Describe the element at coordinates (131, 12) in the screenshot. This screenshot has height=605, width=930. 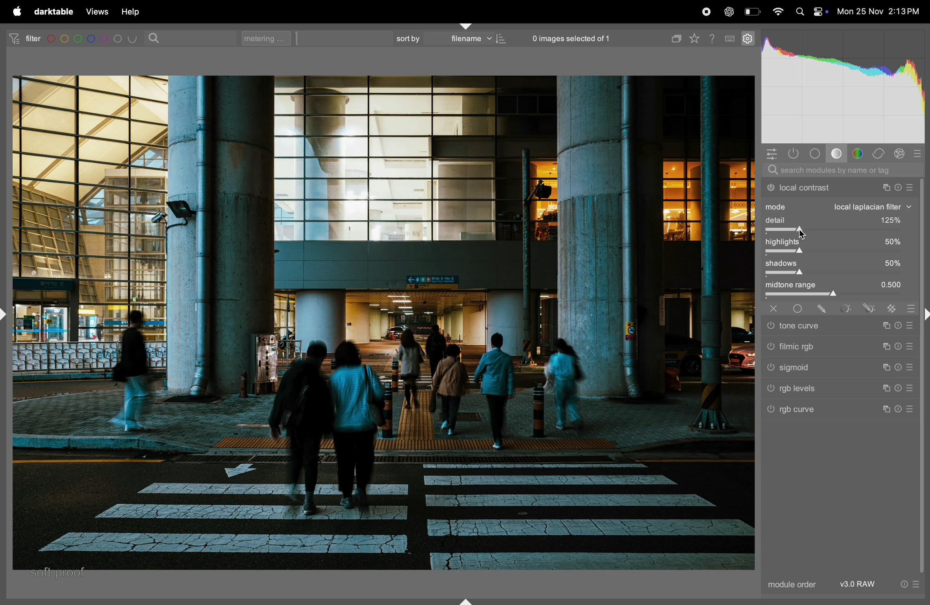
I see `help` at that location.